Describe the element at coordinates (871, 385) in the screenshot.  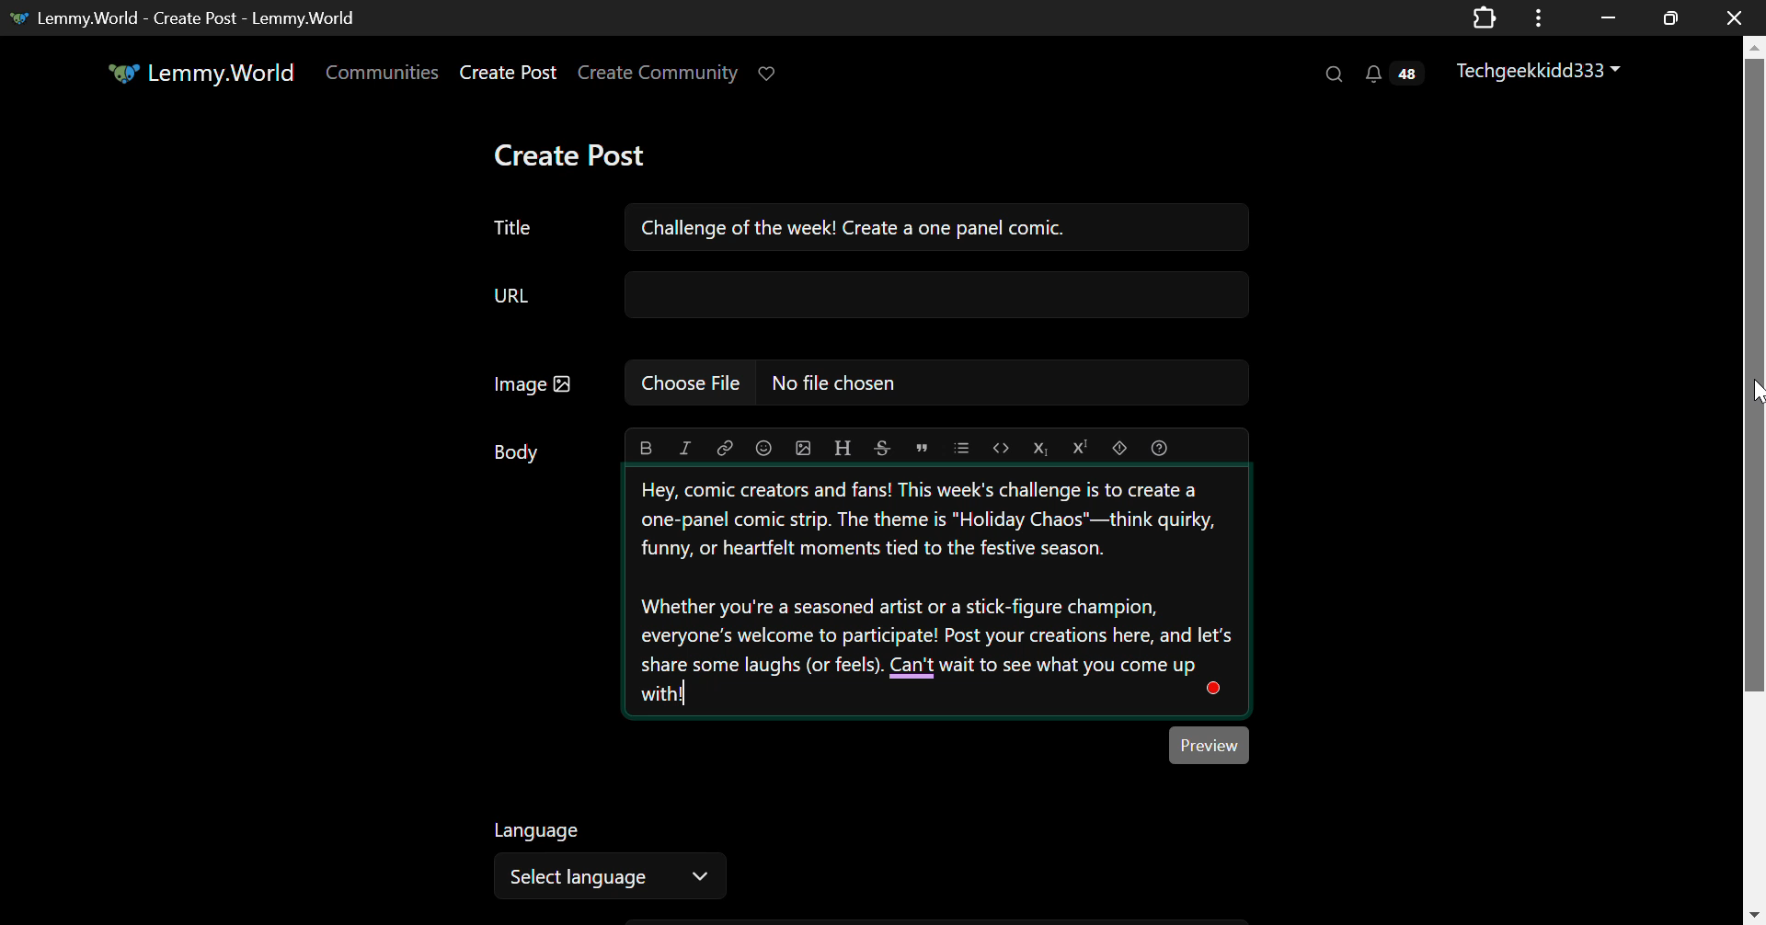
I see `Image: No file chosen` at that location.